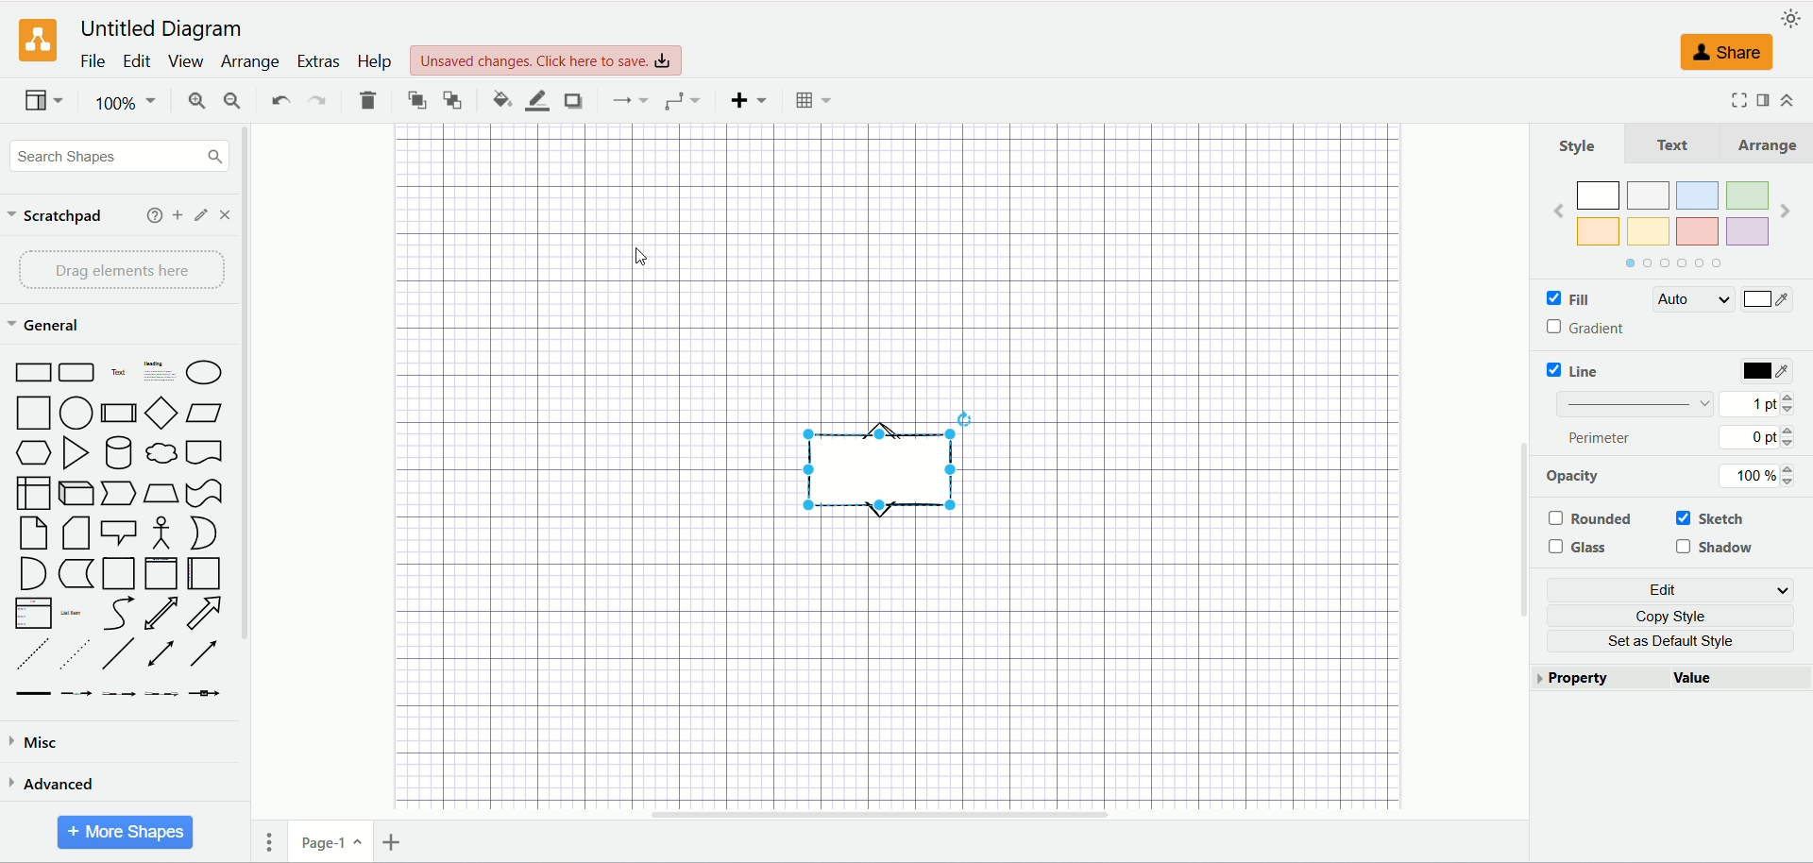 The width and height of the screenshot is (1813, 863). What do you see at coordinates (120, 374) in the screenshot?
I see `Text` at bounding box center [120, 374].